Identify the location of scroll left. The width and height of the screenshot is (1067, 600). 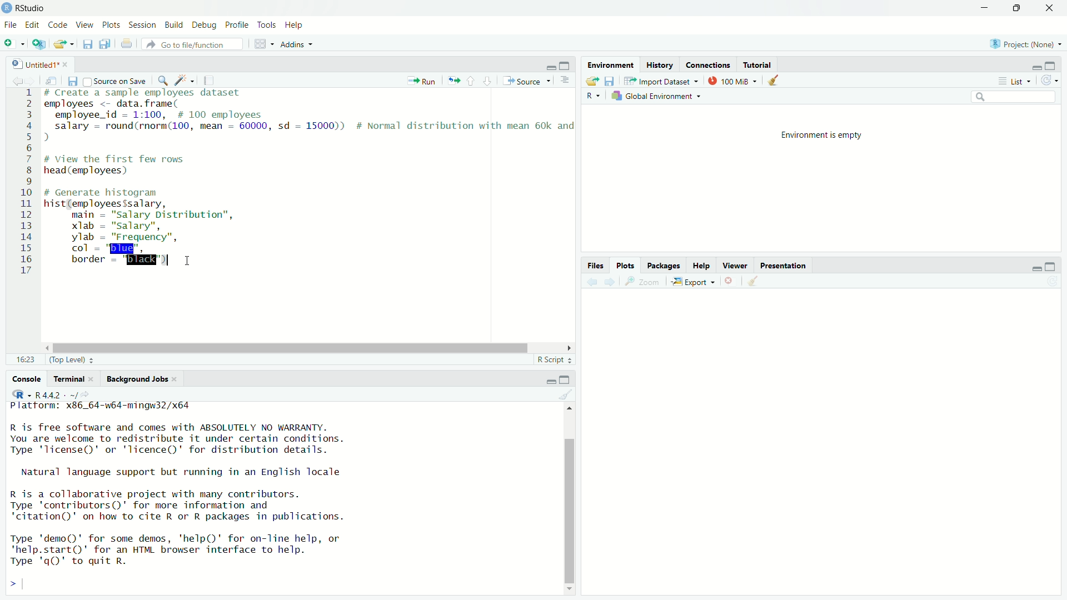
(45, 348).